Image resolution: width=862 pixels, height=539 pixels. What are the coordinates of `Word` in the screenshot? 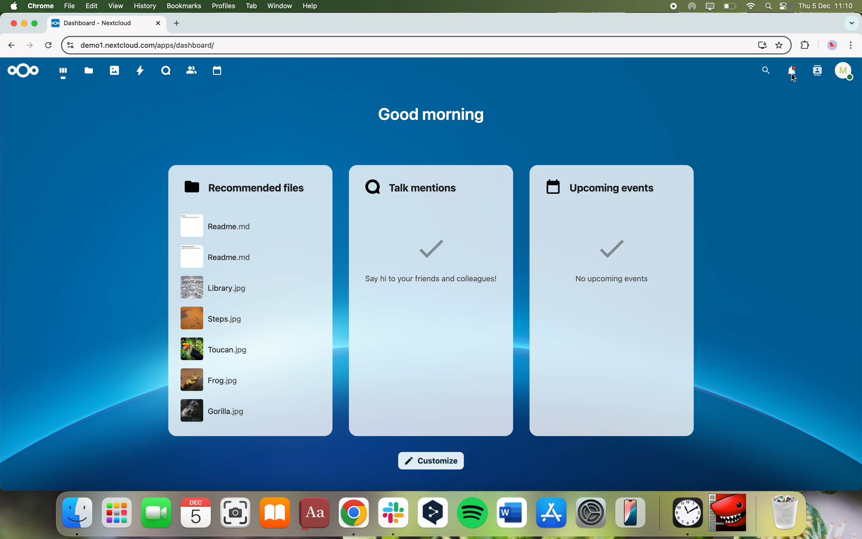 It's located at (512, 513).